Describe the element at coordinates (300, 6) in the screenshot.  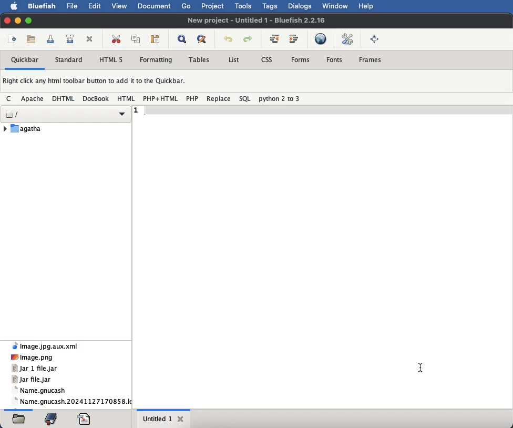
I see `dialogs` at that location.